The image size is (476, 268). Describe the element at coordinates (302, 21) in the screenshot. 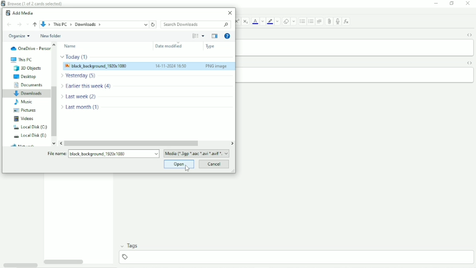

I see `Ordered list` at that location.